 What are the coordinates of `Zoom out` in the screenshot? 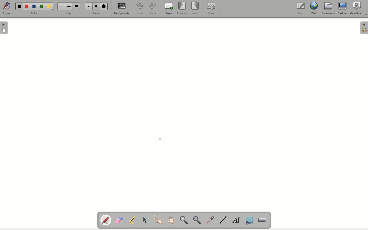 It's located at (199, 221).